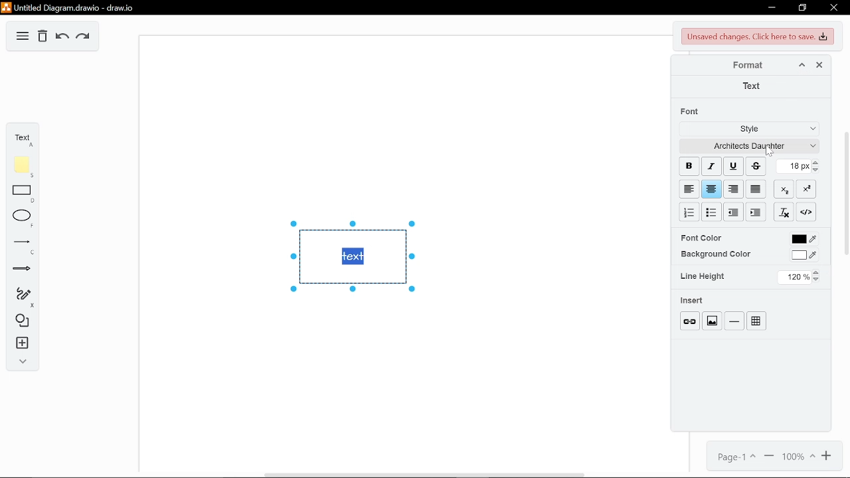  I want to click on link, so click(689, 320).